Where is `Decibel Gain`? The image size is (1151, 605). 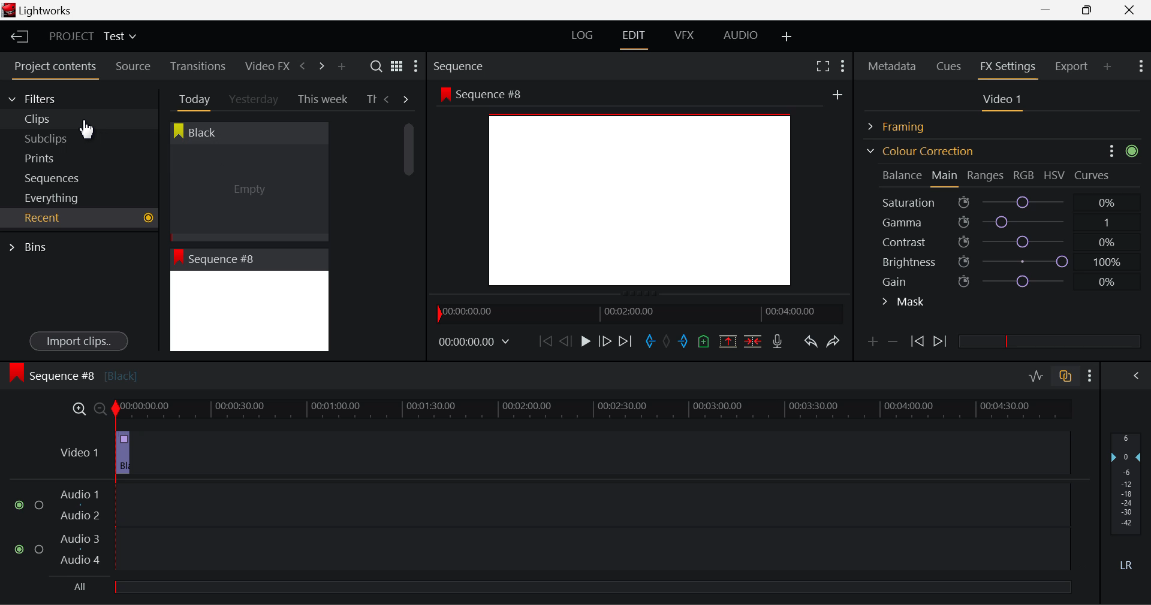 Decibel Gain is located at coordinates (1125, 504).